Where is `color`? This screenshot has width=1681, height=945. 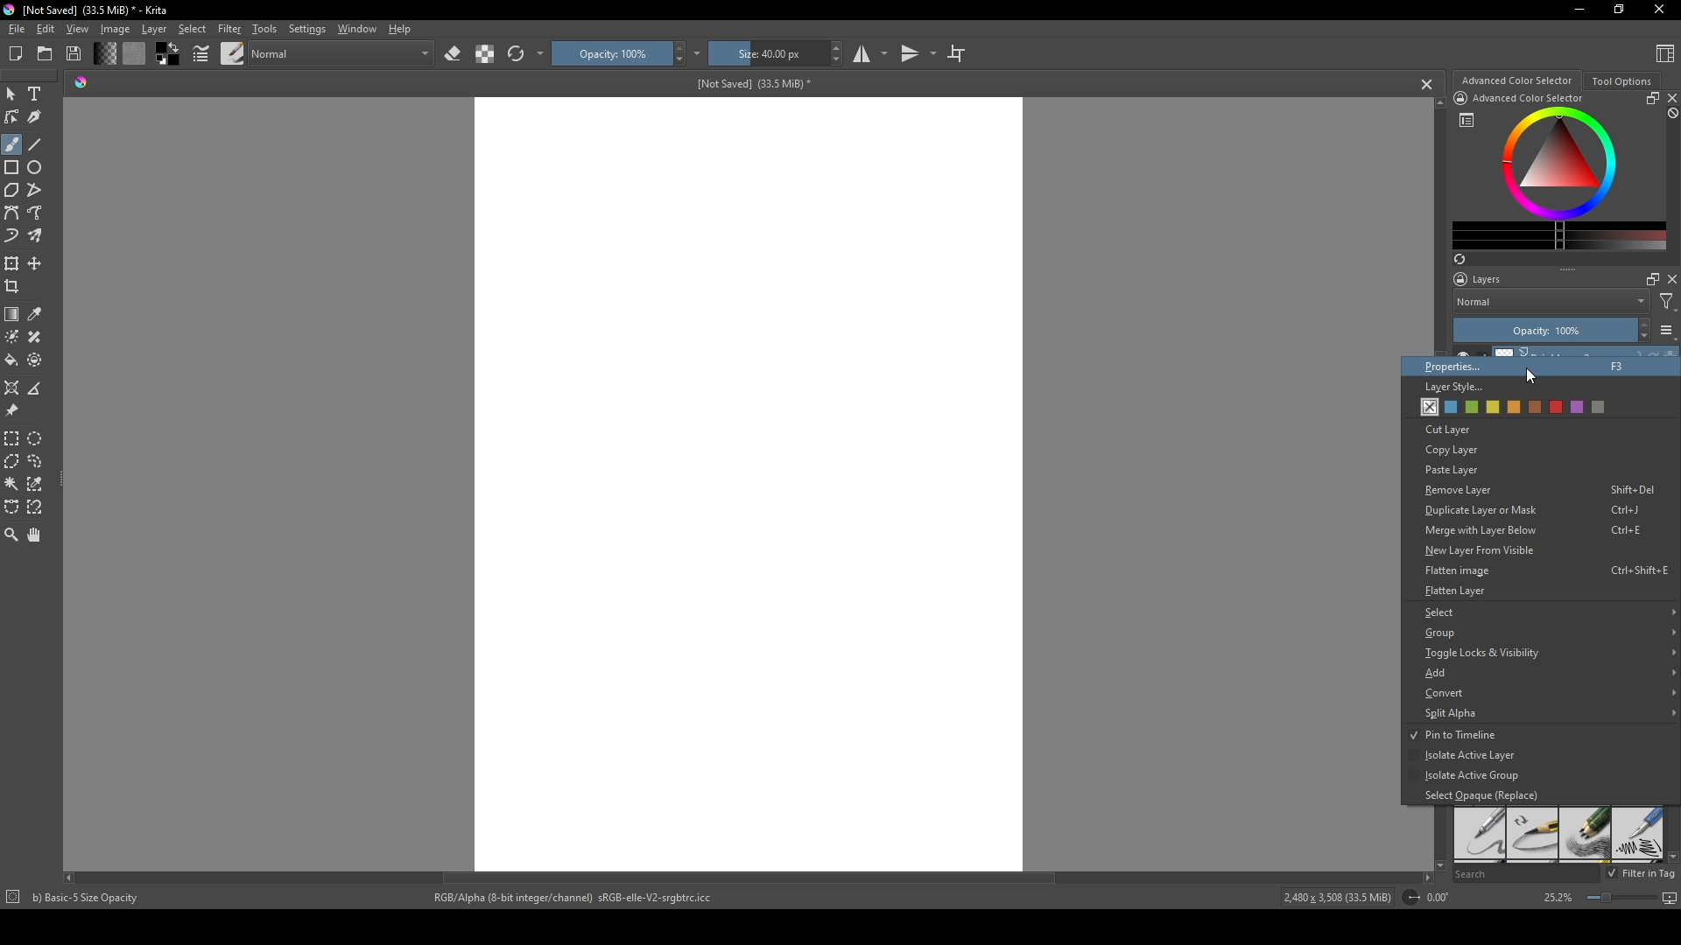 color is located at coordinates (133, 53).